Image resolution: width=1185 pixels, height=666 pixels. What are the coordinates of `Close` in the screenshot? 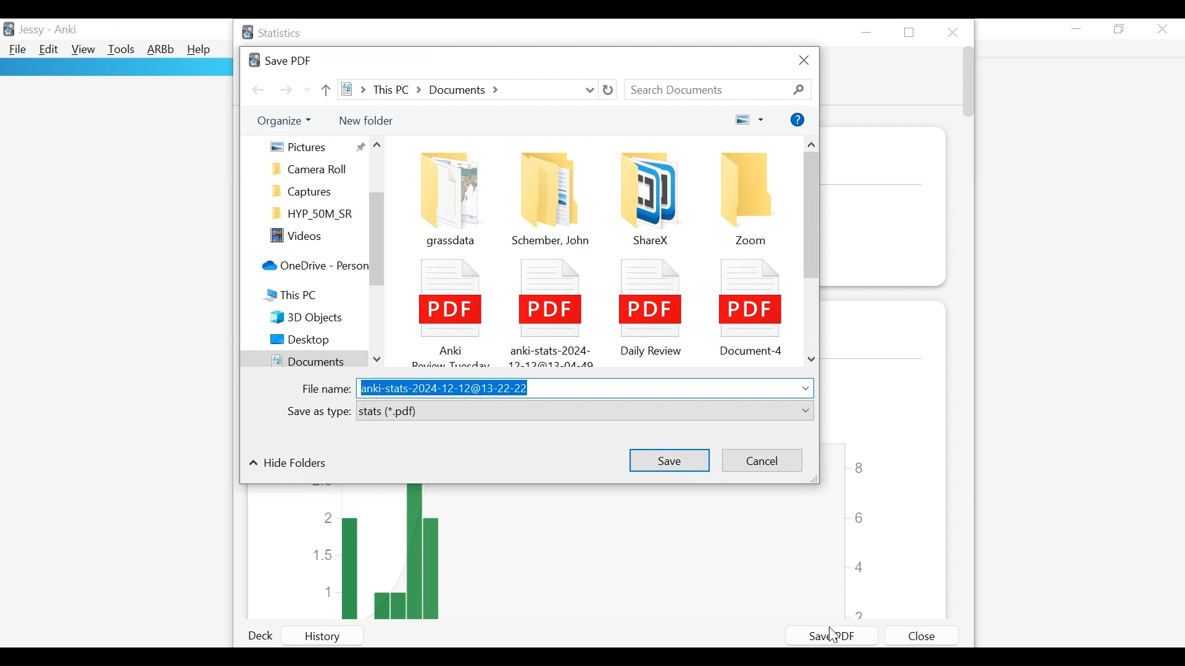 It's located at (803, 62).